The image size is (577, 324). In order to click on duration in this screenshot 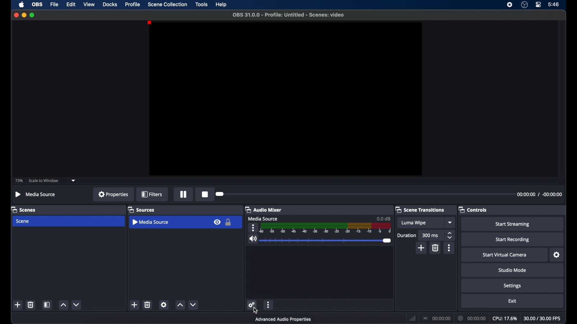, I will do `click(471, 318)`.